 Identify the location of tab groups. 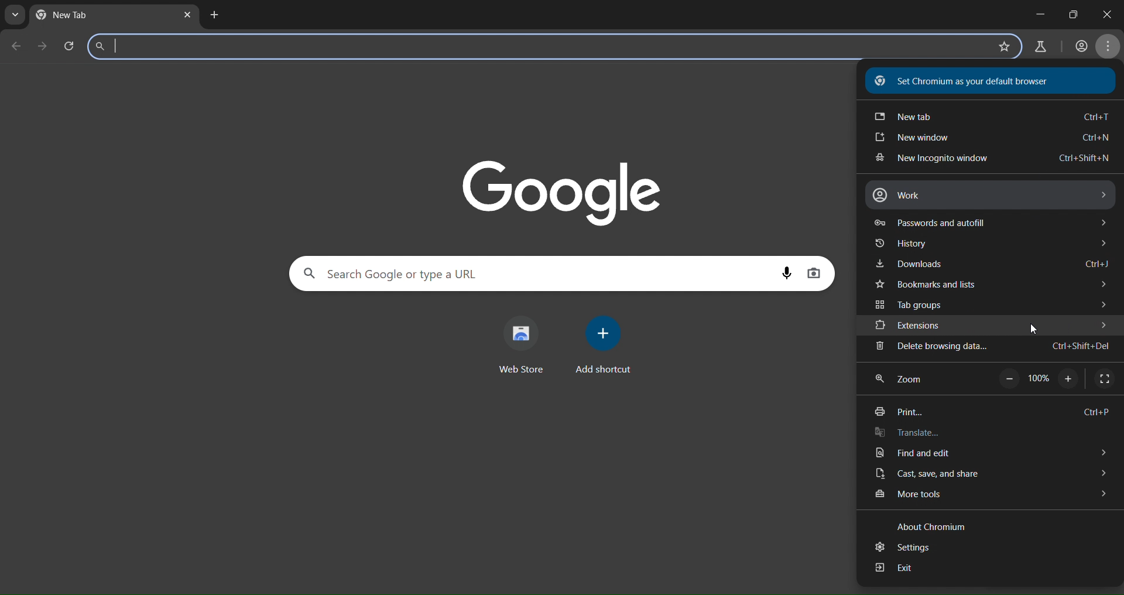
(993, 303).